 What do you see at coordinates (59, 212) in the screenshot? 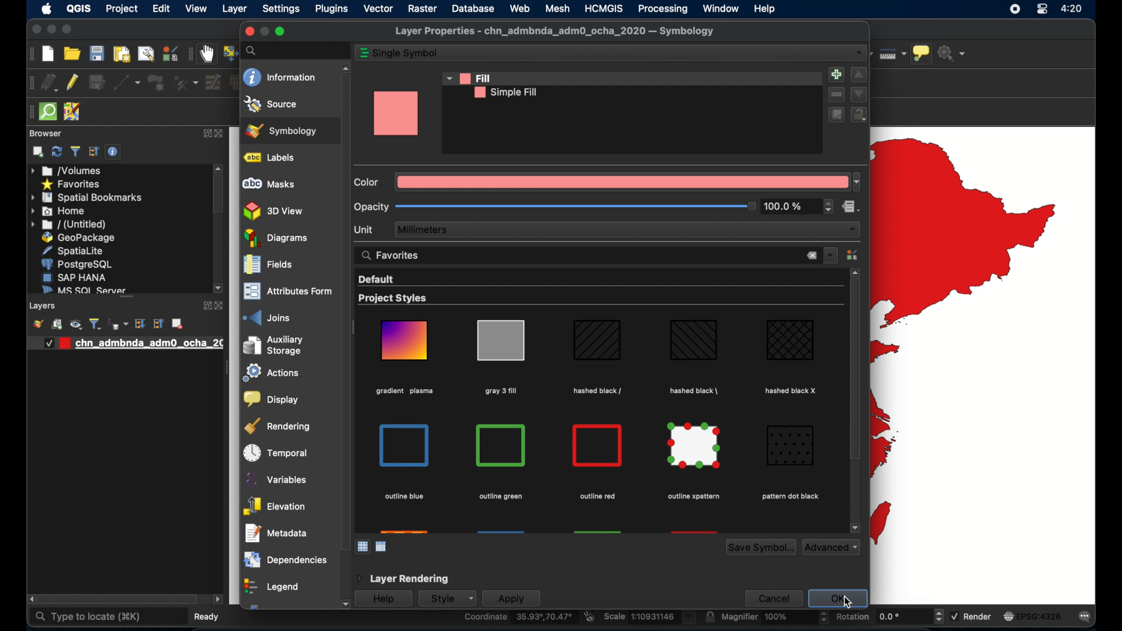
I see `home menu` at bounding box center [59, 212].